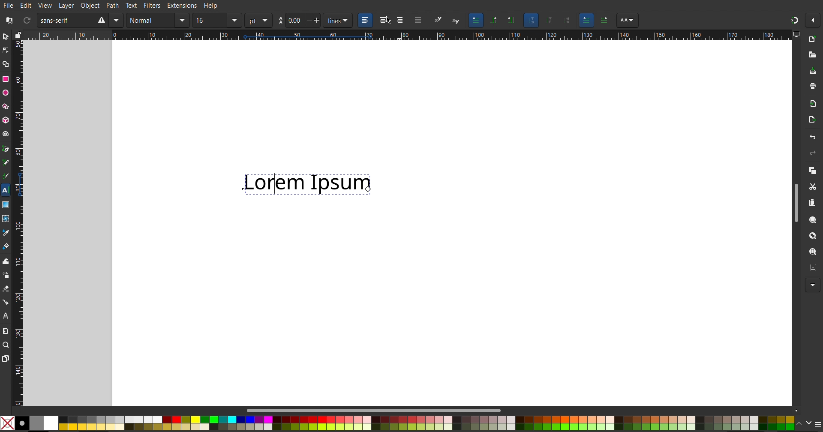 This screenshot has height=432, width=823. What do you see at coordinates (25, 20) in the screenshot?
I see `Refresh` at bounding box center [25, 20].